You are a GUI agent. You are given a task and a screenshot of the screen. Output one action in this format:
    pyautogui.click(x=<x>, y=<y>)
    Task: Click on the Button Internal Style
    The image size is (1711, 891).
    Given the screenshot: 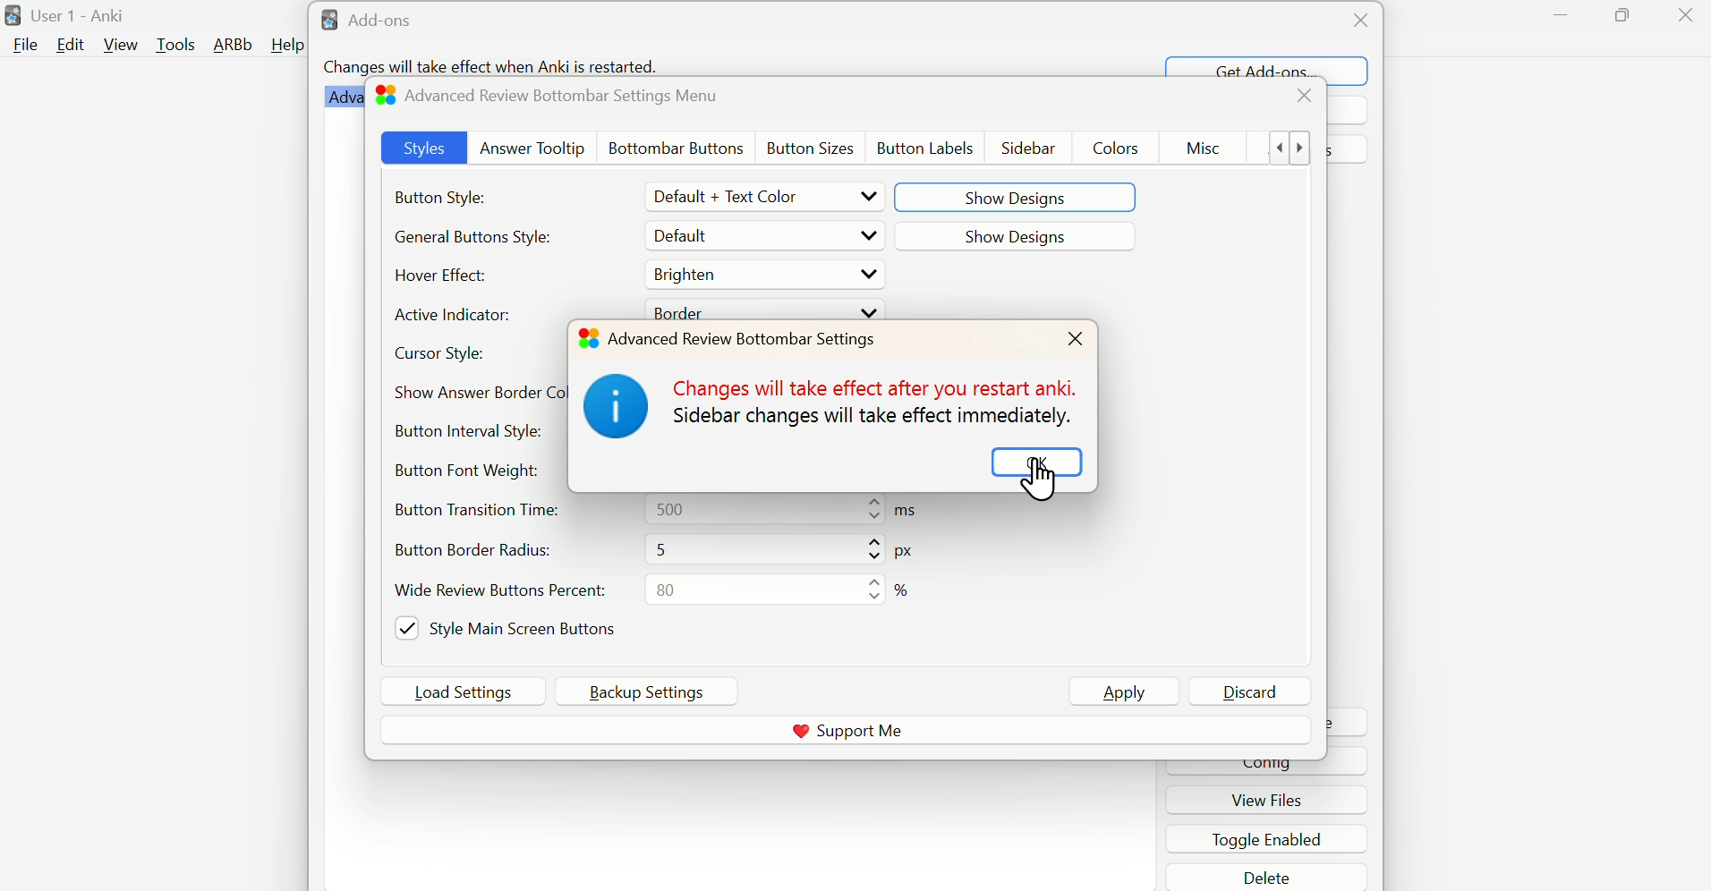 What is the action you would take?
    pyautogui.click(x=483, y=430)
    